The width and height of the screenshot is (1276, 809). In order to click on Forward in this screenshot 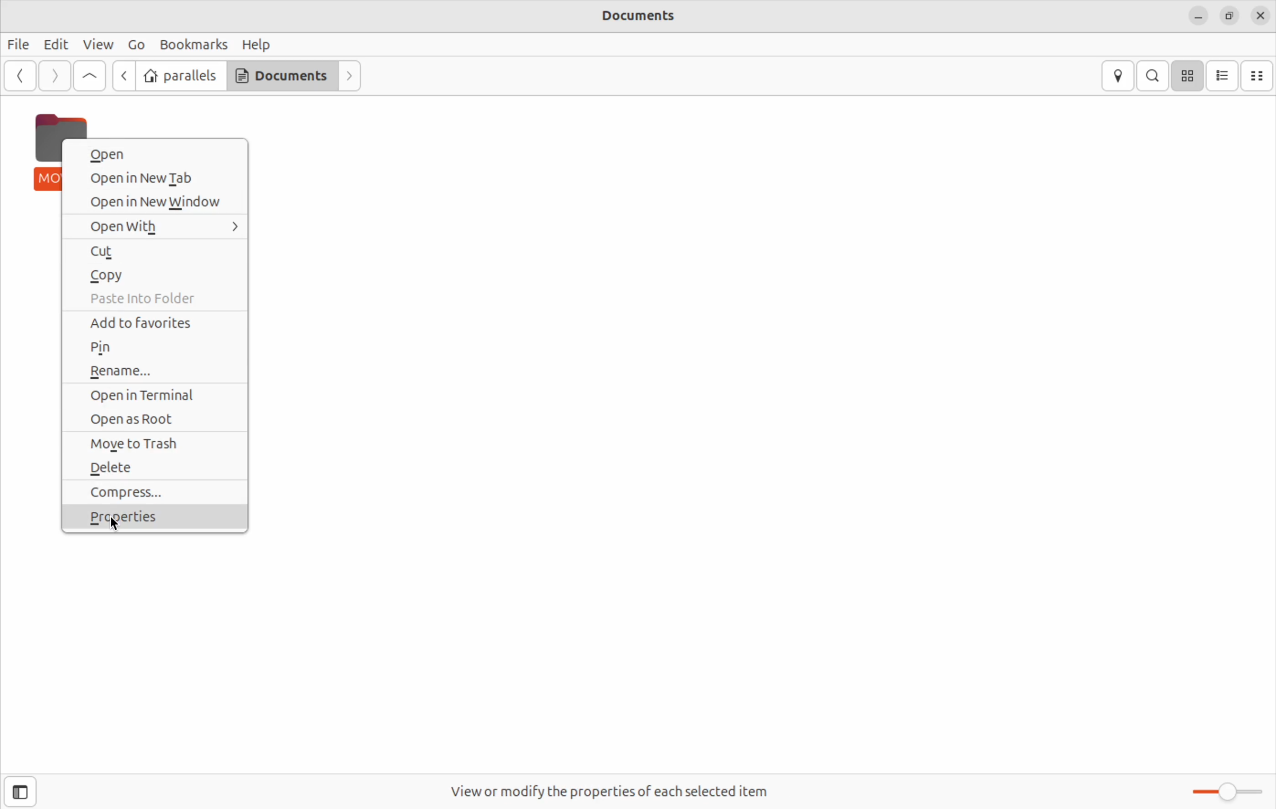, I will do `click(352, 77)`.